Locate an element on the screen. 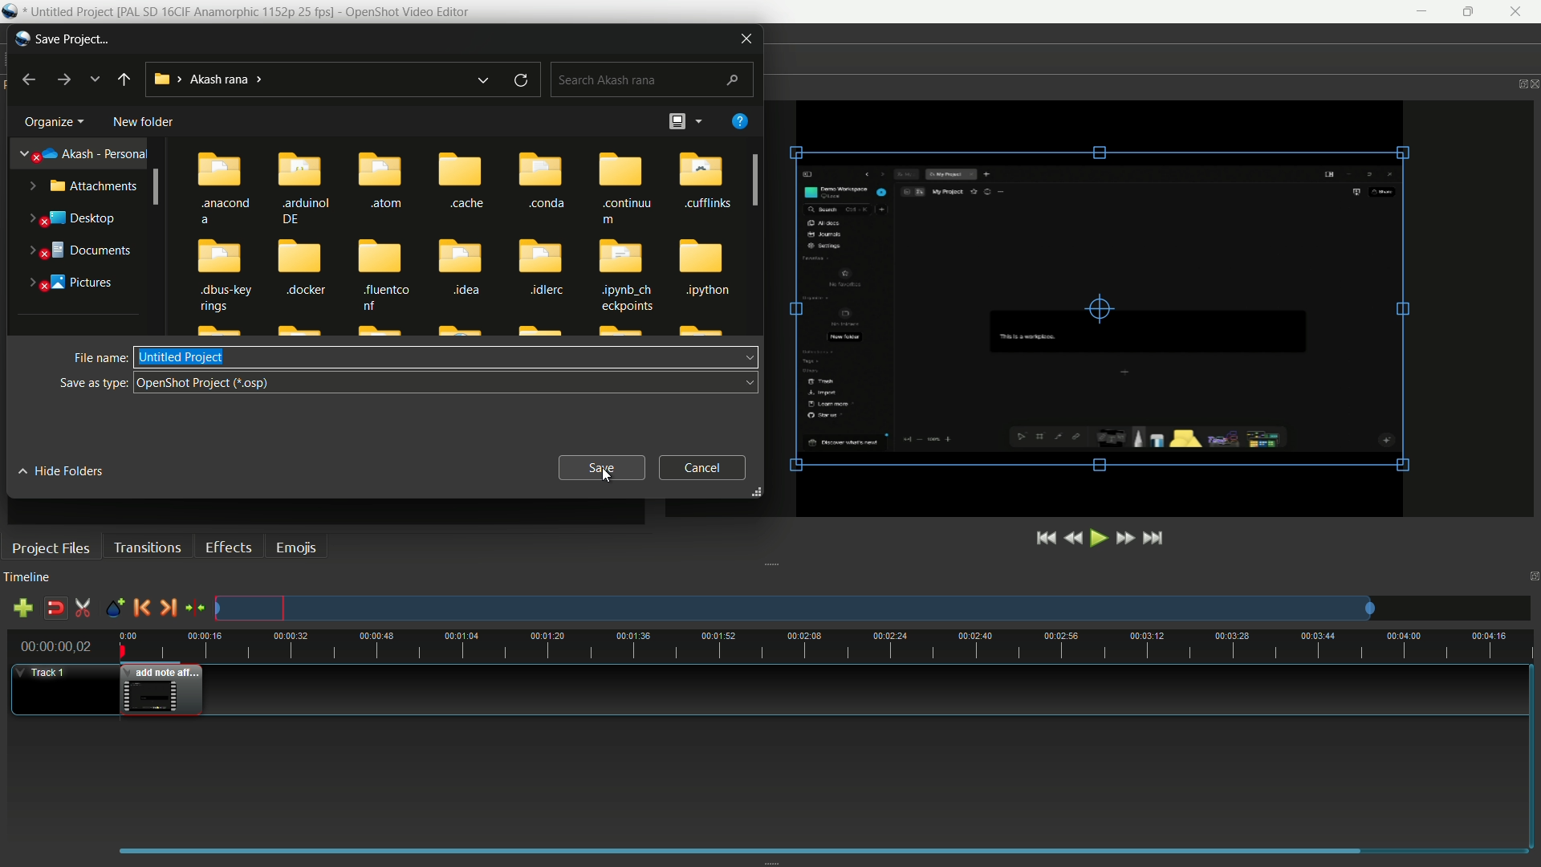 This screenshot has height=867, width=1541. cufflinks is located at coordinates (704, 186).